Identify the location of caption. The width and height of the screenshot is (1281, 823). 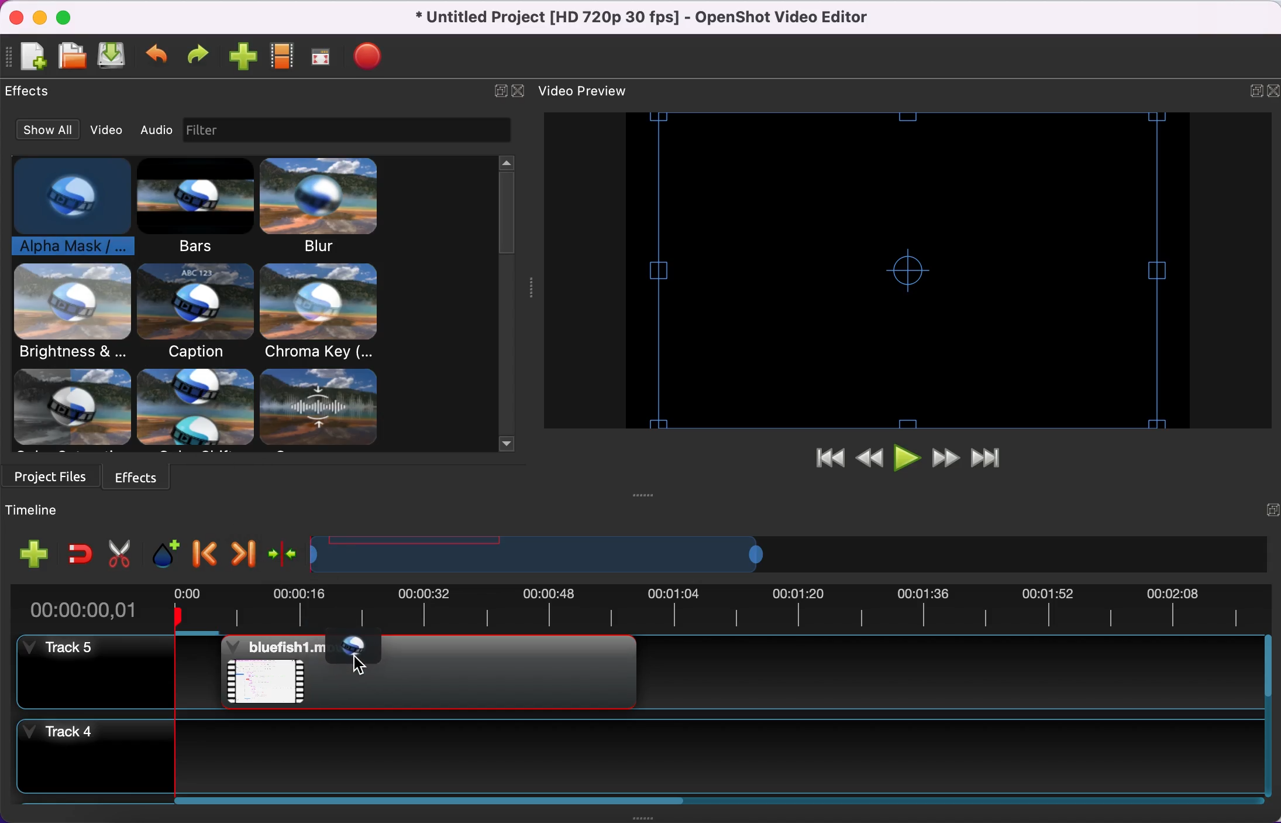
(194, 313).